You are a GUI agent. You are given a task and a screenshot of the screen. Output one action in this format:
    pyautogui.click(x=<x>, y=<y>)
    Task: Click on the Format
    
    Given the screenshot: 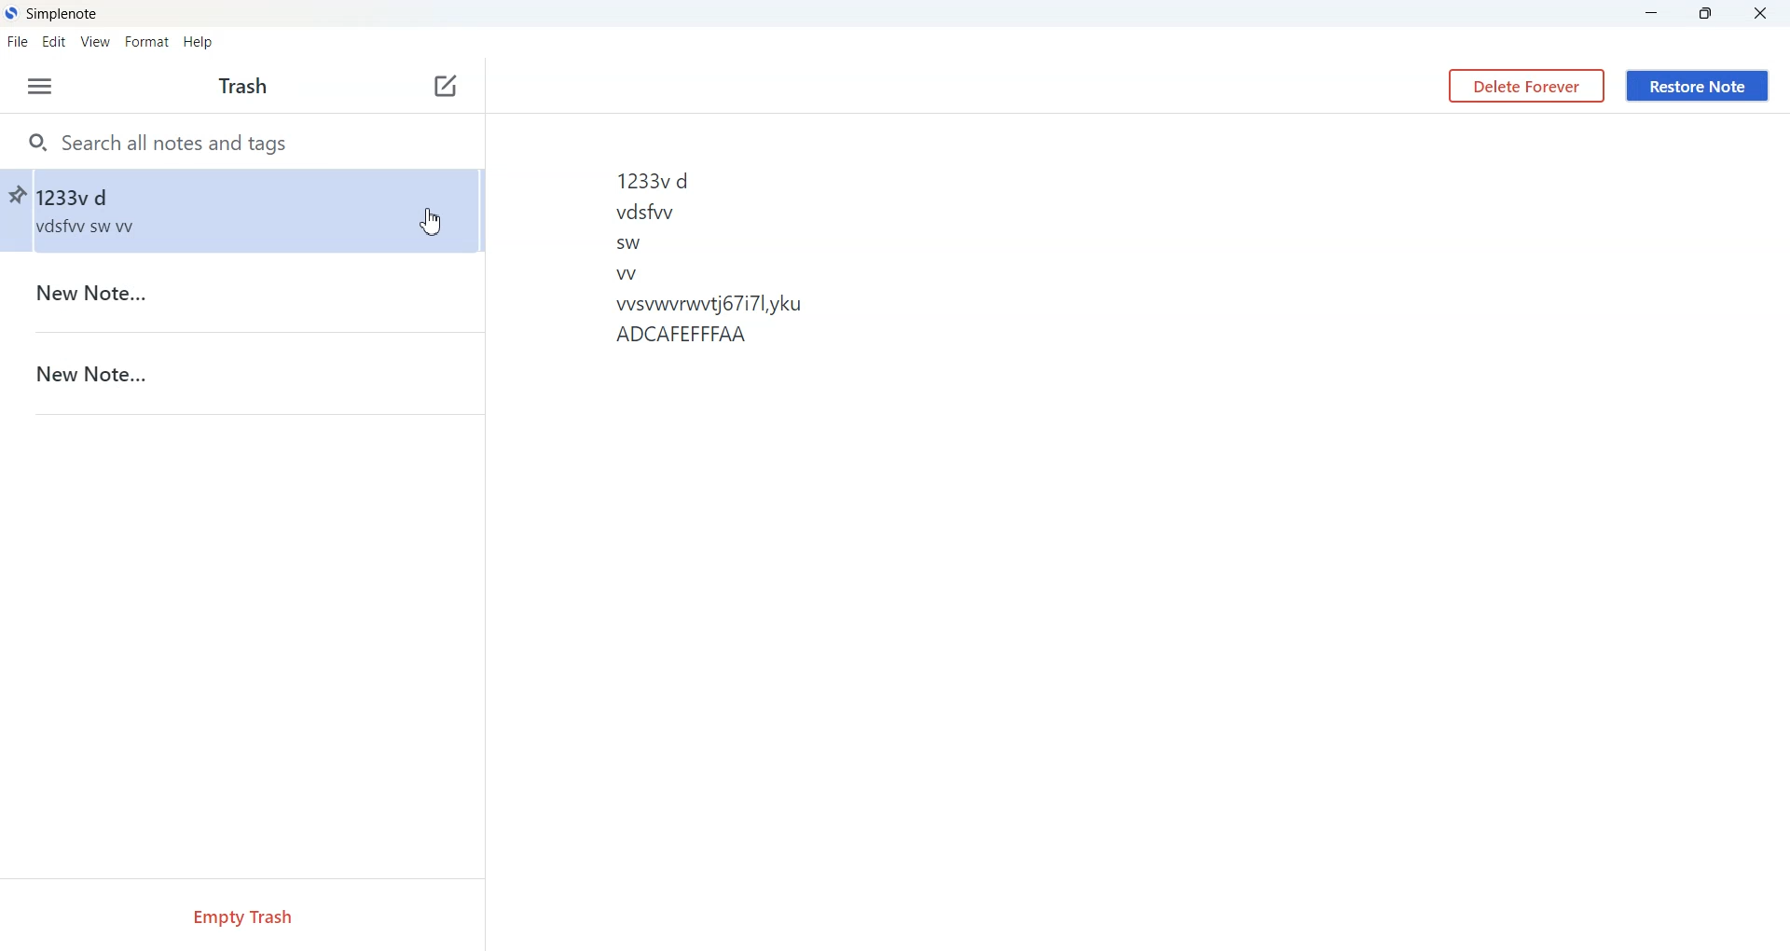 What is the action you would take?
    pyautogui.click(x=146, y=40)
    